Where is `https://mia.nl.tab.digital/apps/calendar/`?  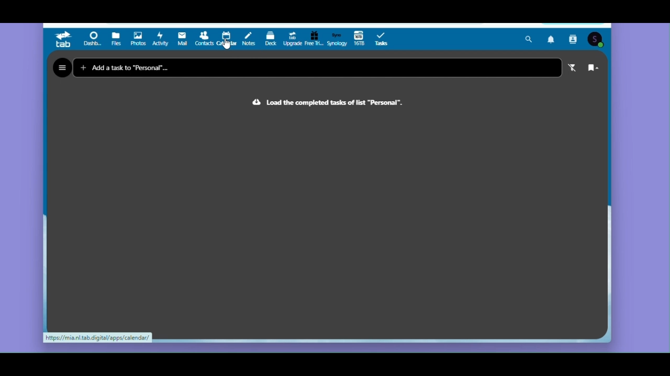 https://mia.nl.tab.digital/apps/calendar/ is located at coordinates (98, 338).